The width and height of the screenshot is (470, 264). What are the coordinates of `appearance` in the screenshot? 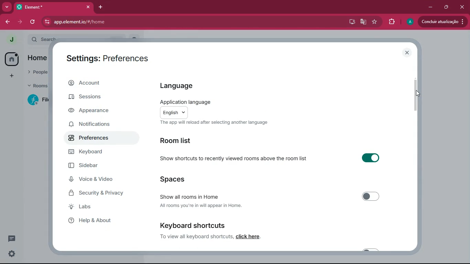 It's located at (97, 111).